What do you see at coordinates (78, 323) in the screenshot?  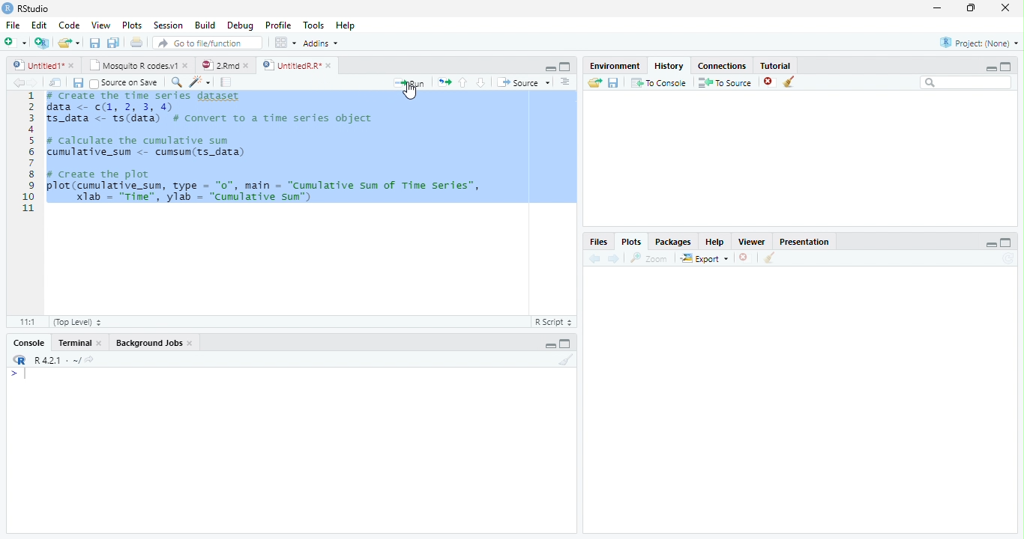 I see `Top level` at bounding box center [78, 323].